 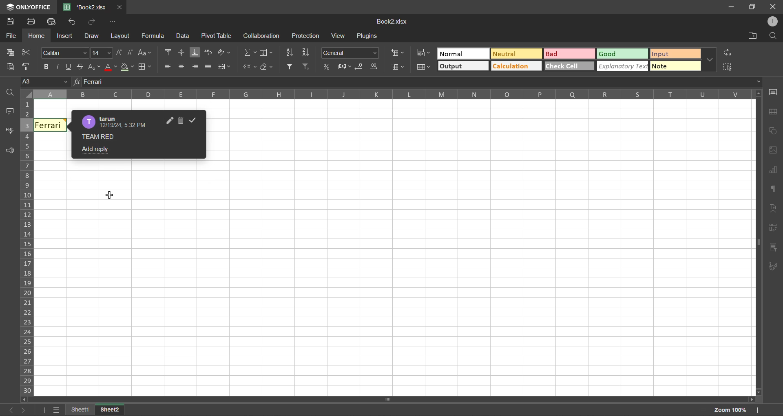 What do you see at coordinates (120, 52) in the screenshot?
I see `increment size` at bounding box center [120, 52].